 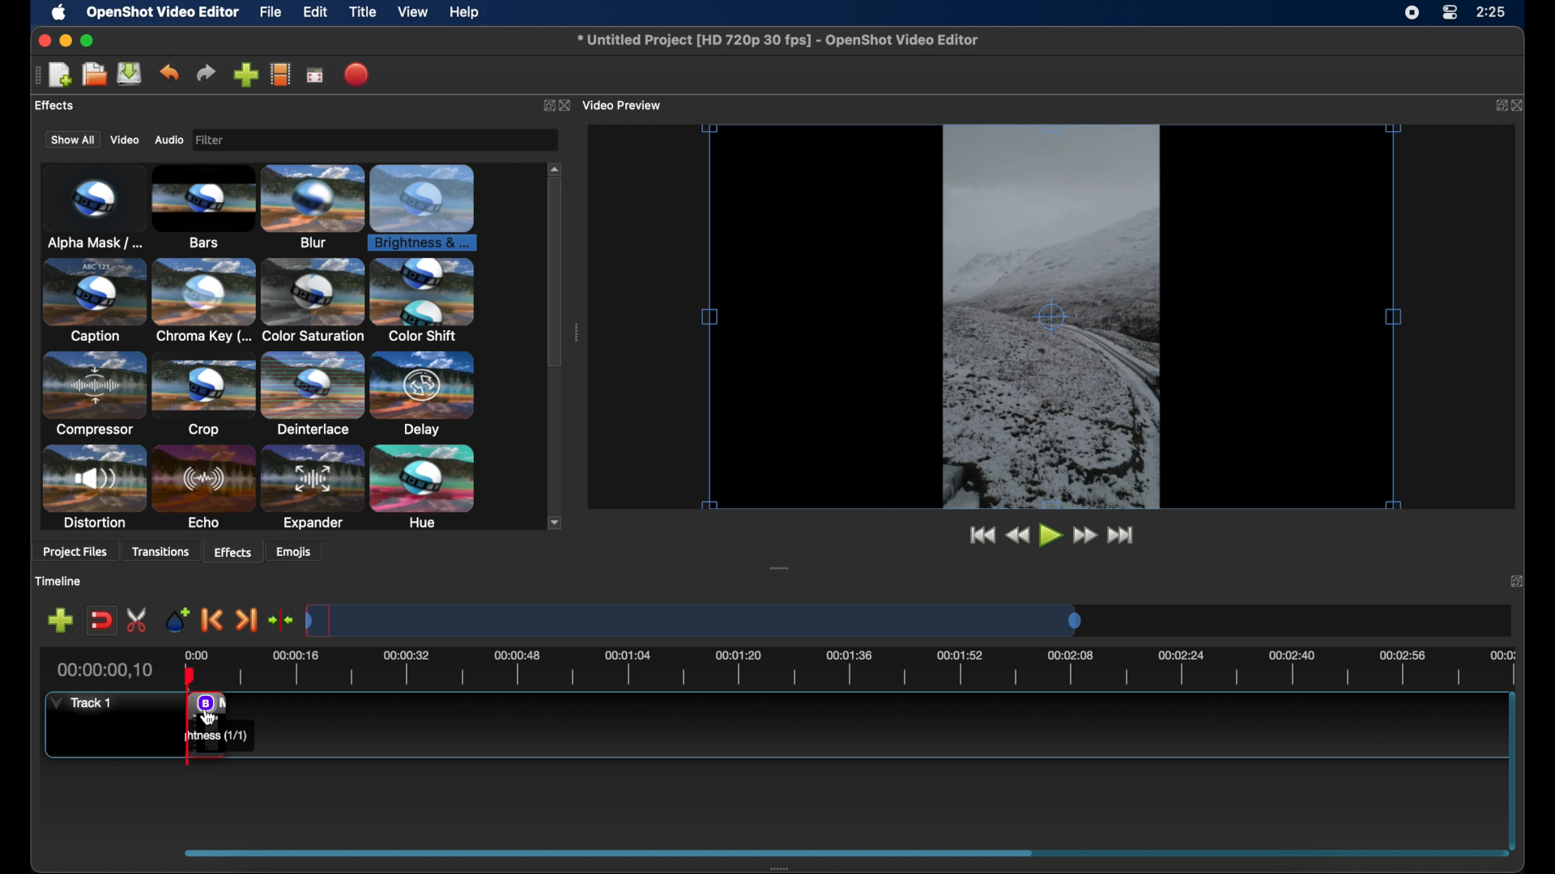 What do you see at coordinates (557, 523) in the screenshot?
I see `scroll down arrow` at bounding box center [557, 523].